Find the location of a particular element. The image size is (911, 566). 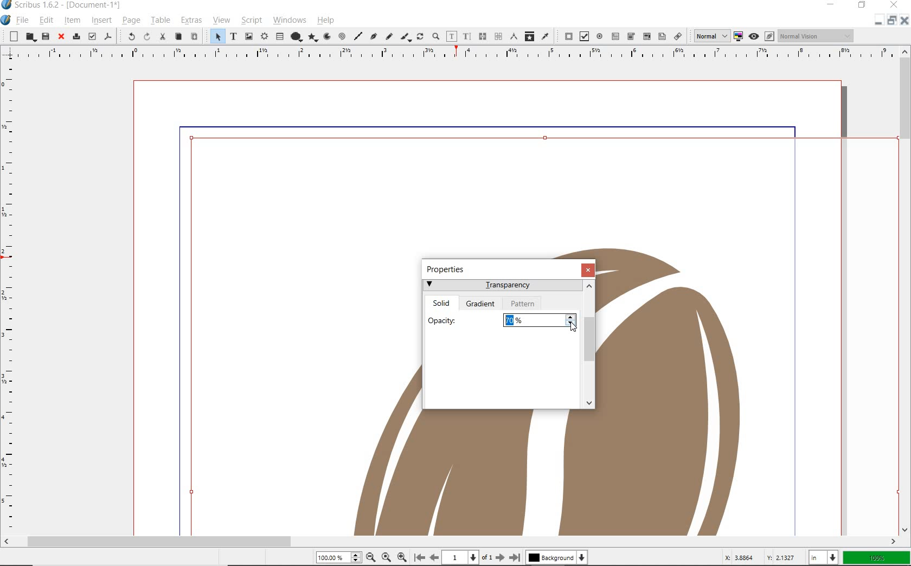

item is located at coordinates (72, 21).